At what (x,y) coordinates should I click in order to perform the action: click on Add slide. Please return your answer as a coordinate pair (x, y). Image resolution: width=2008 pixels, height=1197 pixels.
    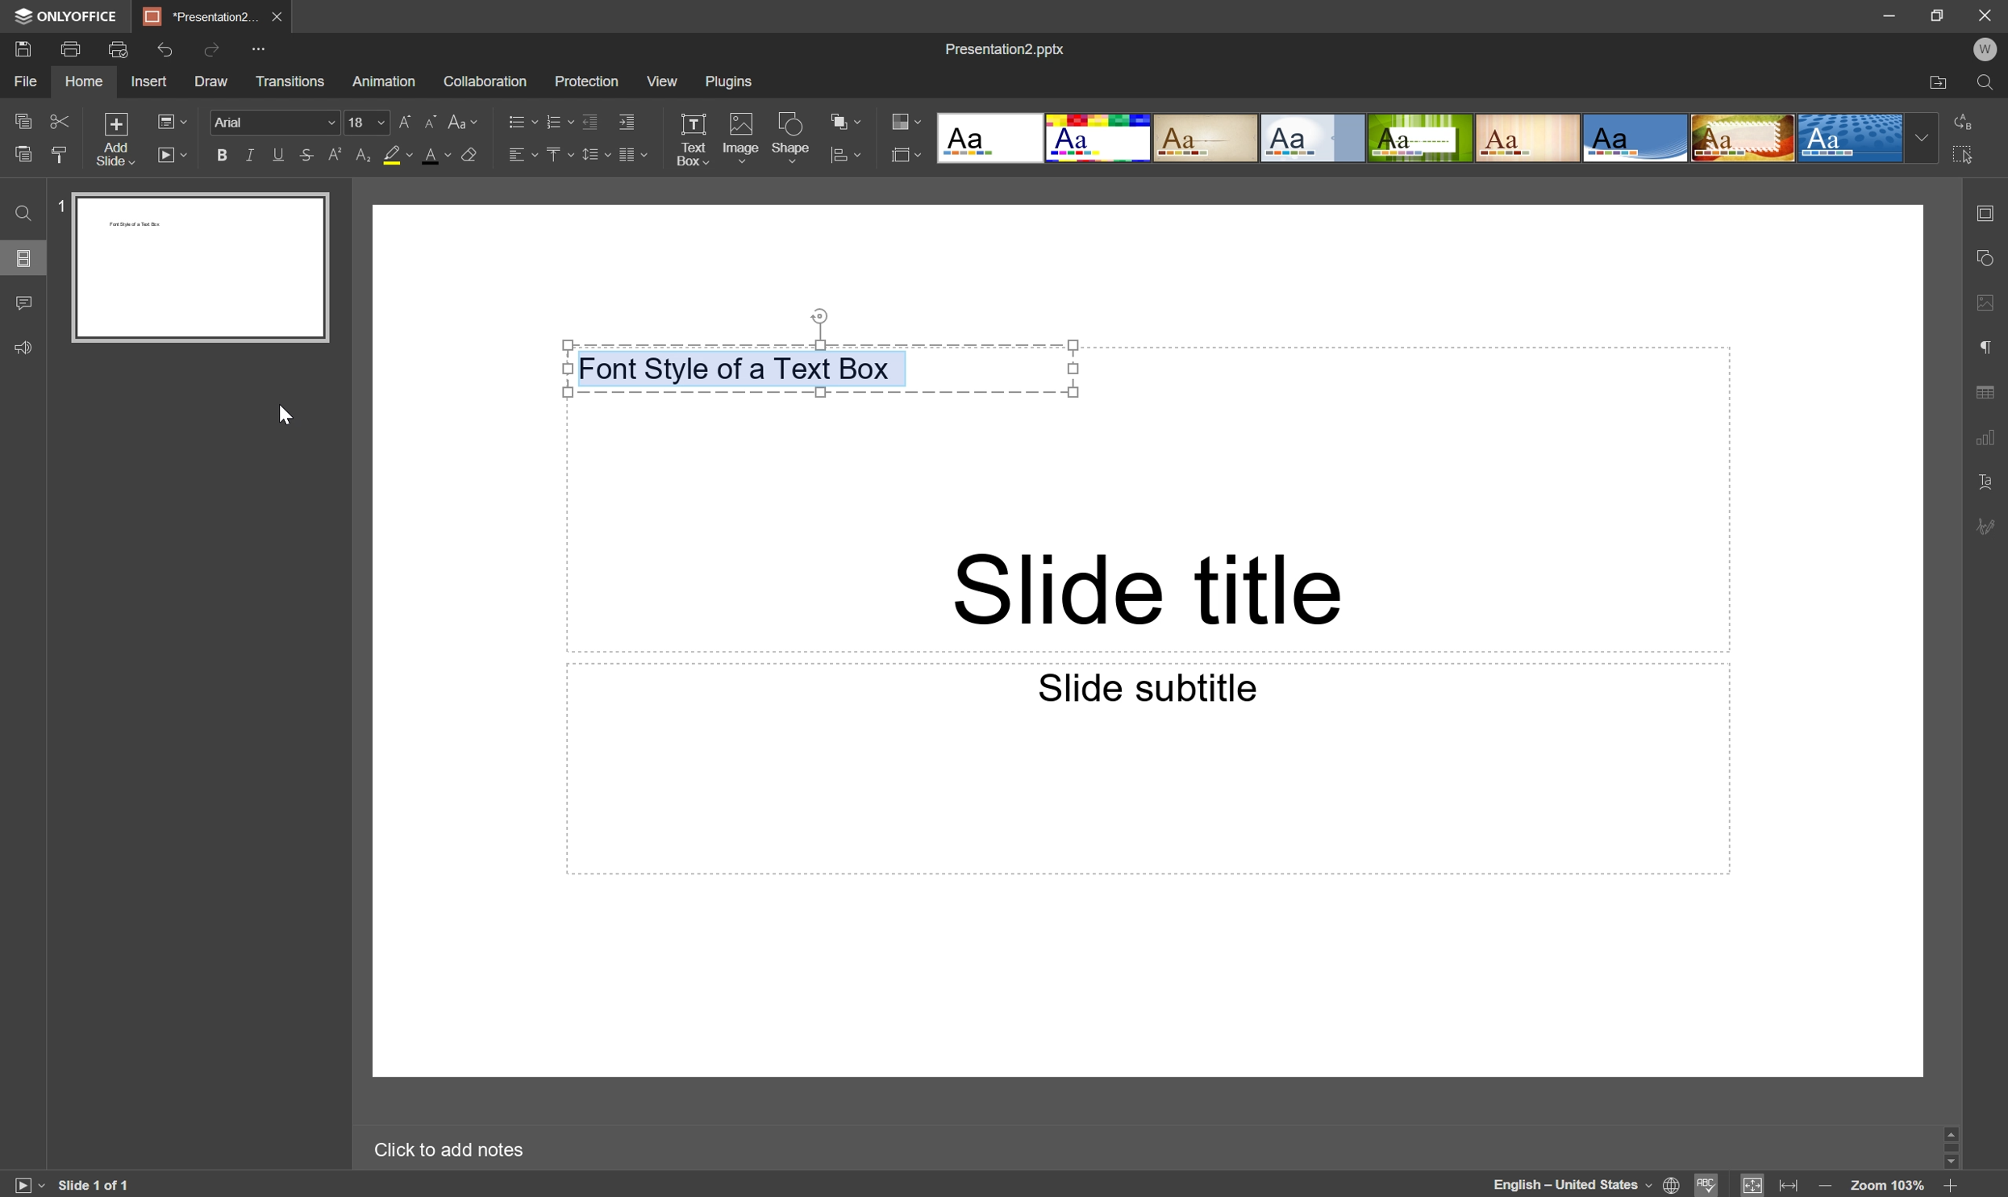
    Looking at the image, I should click on (115, 137).